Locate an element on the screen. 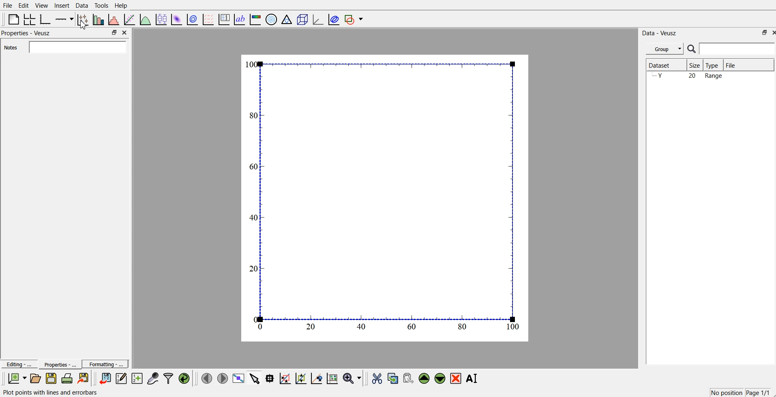 The image size is (776, 397). Close is located at coordinates (126, 33).